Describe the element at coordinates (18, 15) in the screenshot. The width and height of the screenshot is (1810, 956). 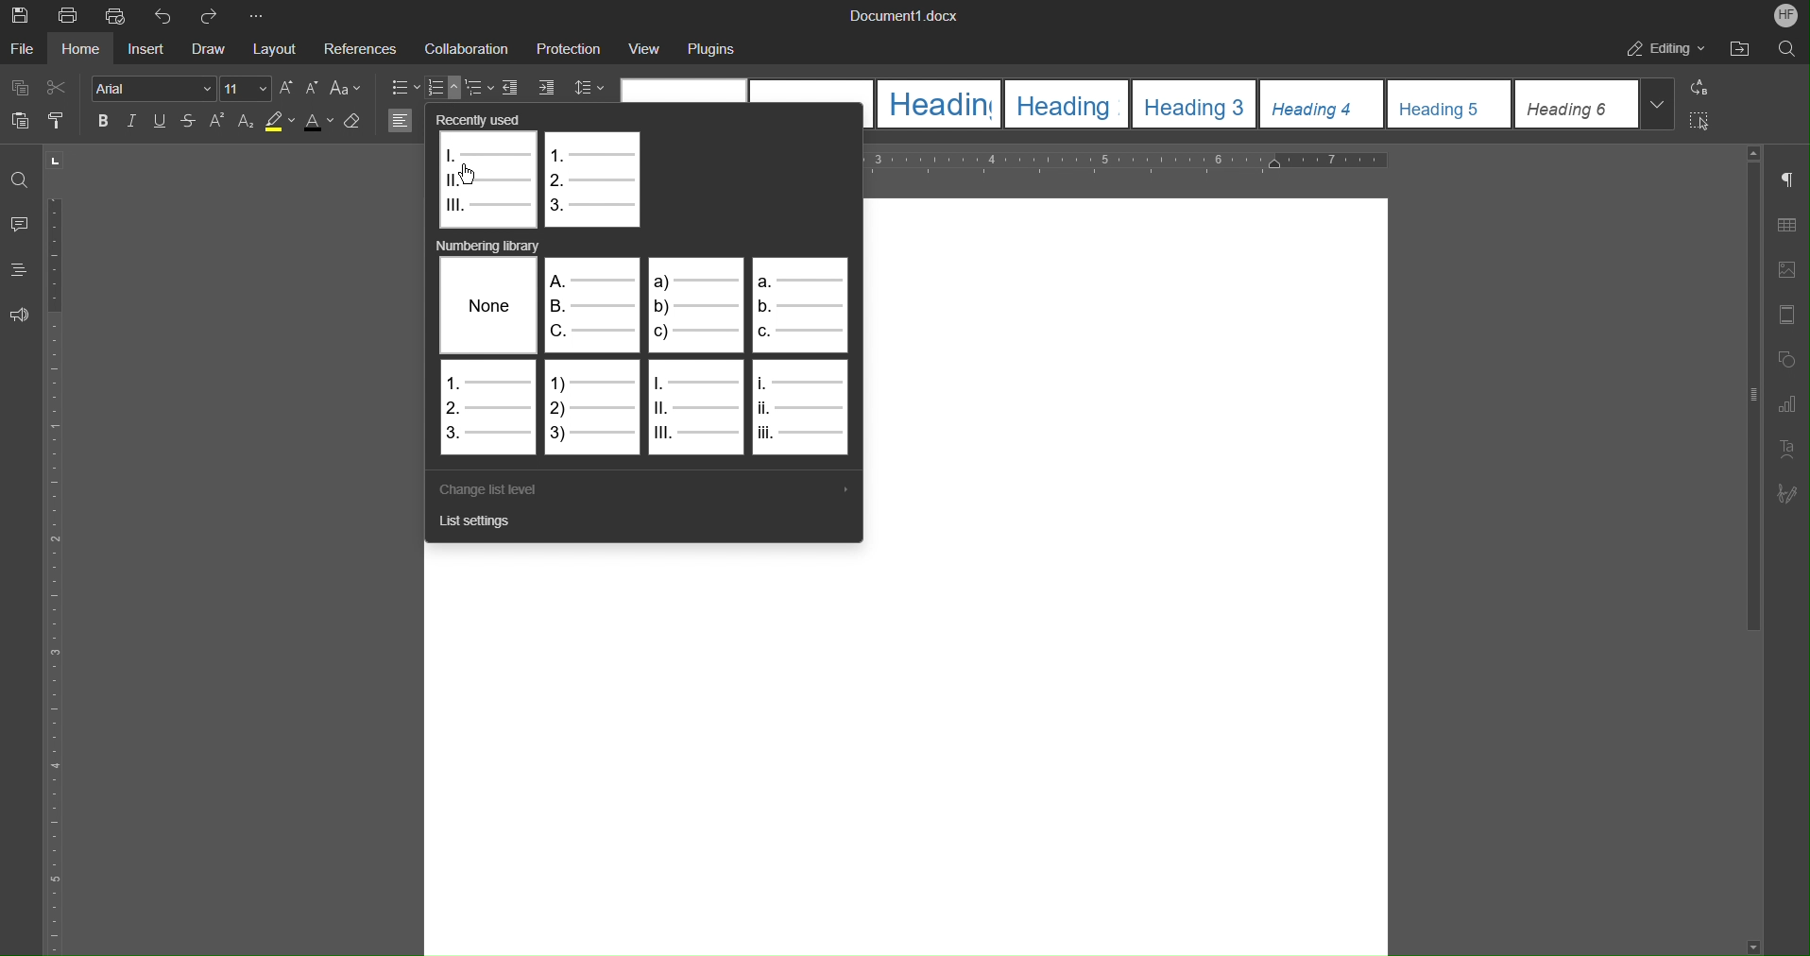
I see `Save` at that location.